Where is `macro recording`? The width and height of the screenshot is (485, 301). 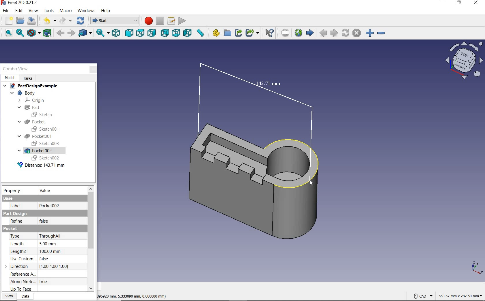 macro recording is located at coordinates (147, 21).